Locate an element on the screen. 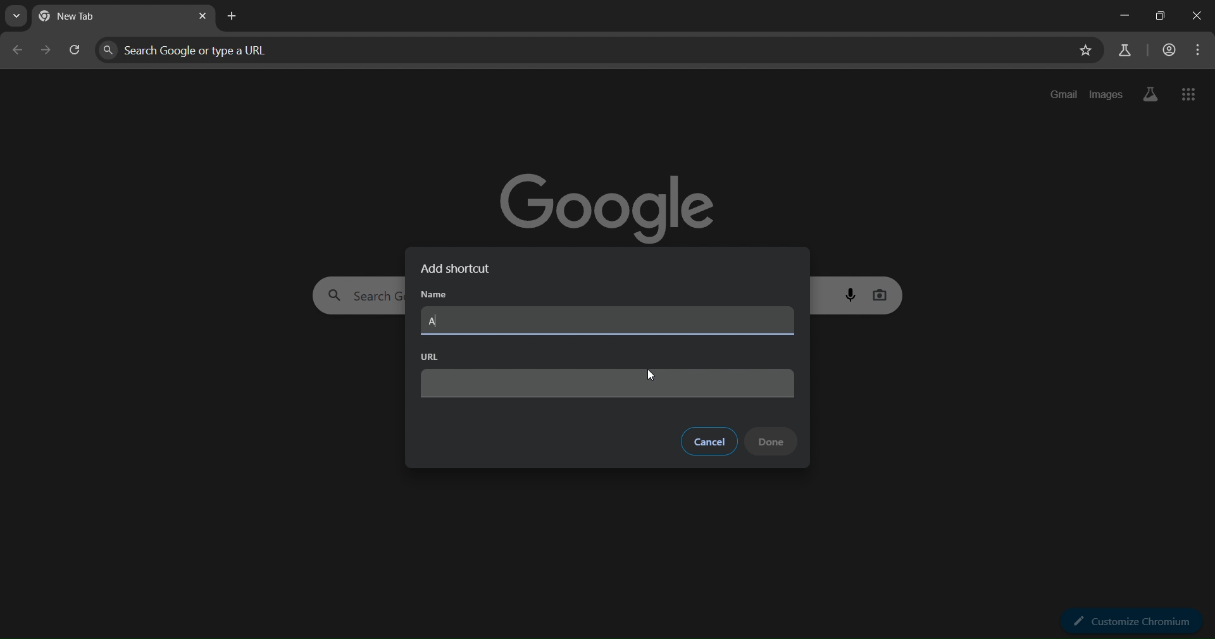 This screenshot has width=1215, height=639. add URL is located at coordinates (609, 383).